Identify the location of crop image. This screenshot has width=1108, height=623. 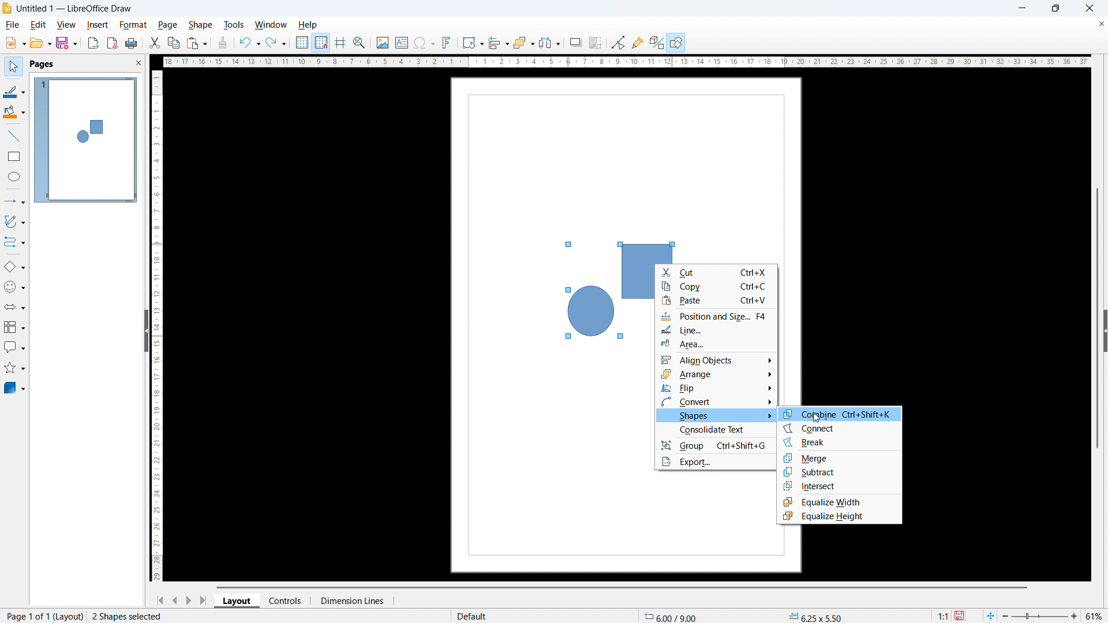
(597, 42).